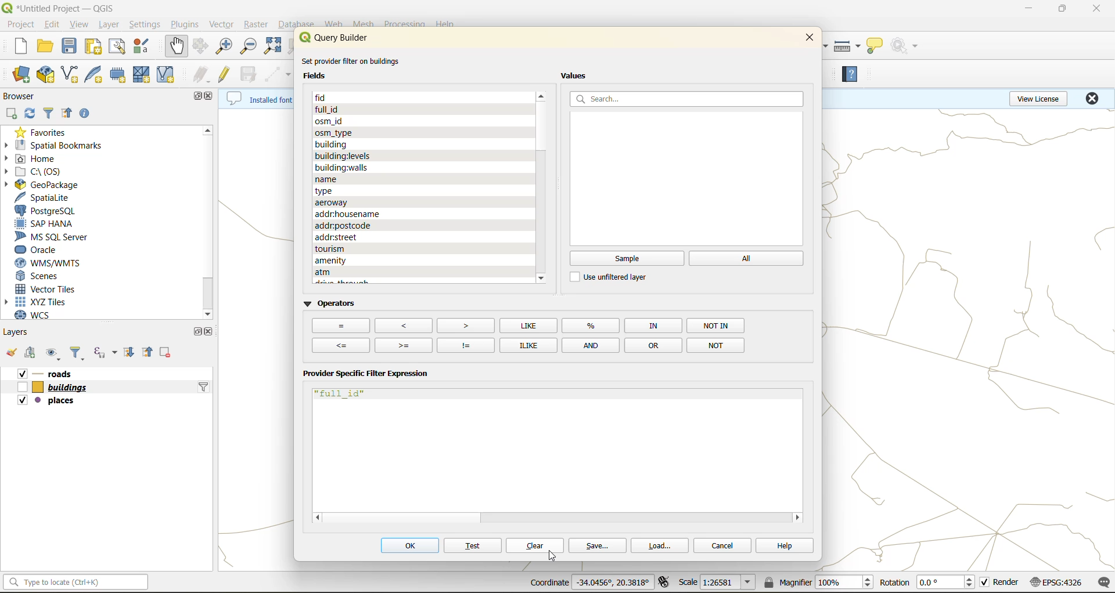  I want to click on pan selection, so click(199, 48).